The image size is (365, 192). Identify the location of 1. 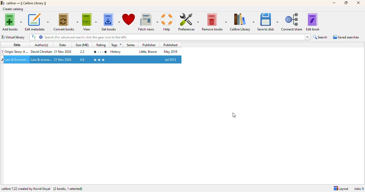
(2, 51).